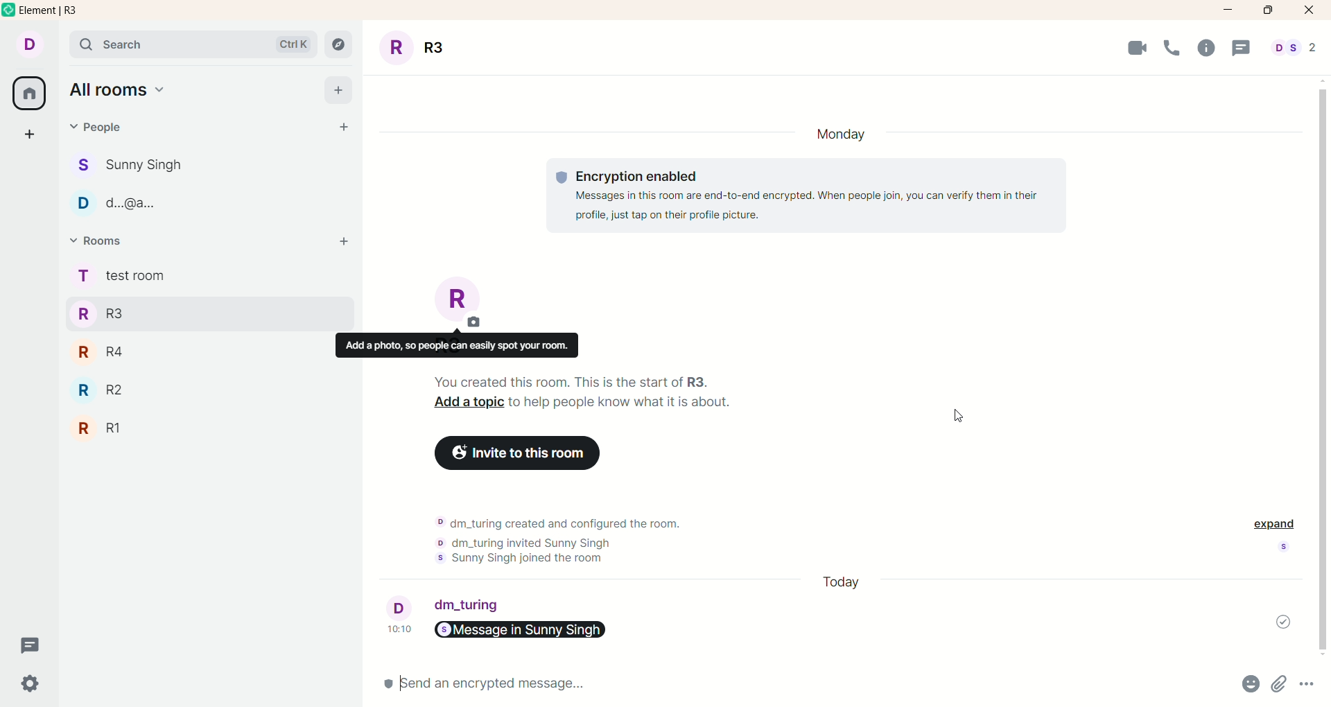 The image size is (1331, 707). What do you see at coordinates (1311, 10) in the screenshot?
I see `close` at bounding box center [1311, 10].